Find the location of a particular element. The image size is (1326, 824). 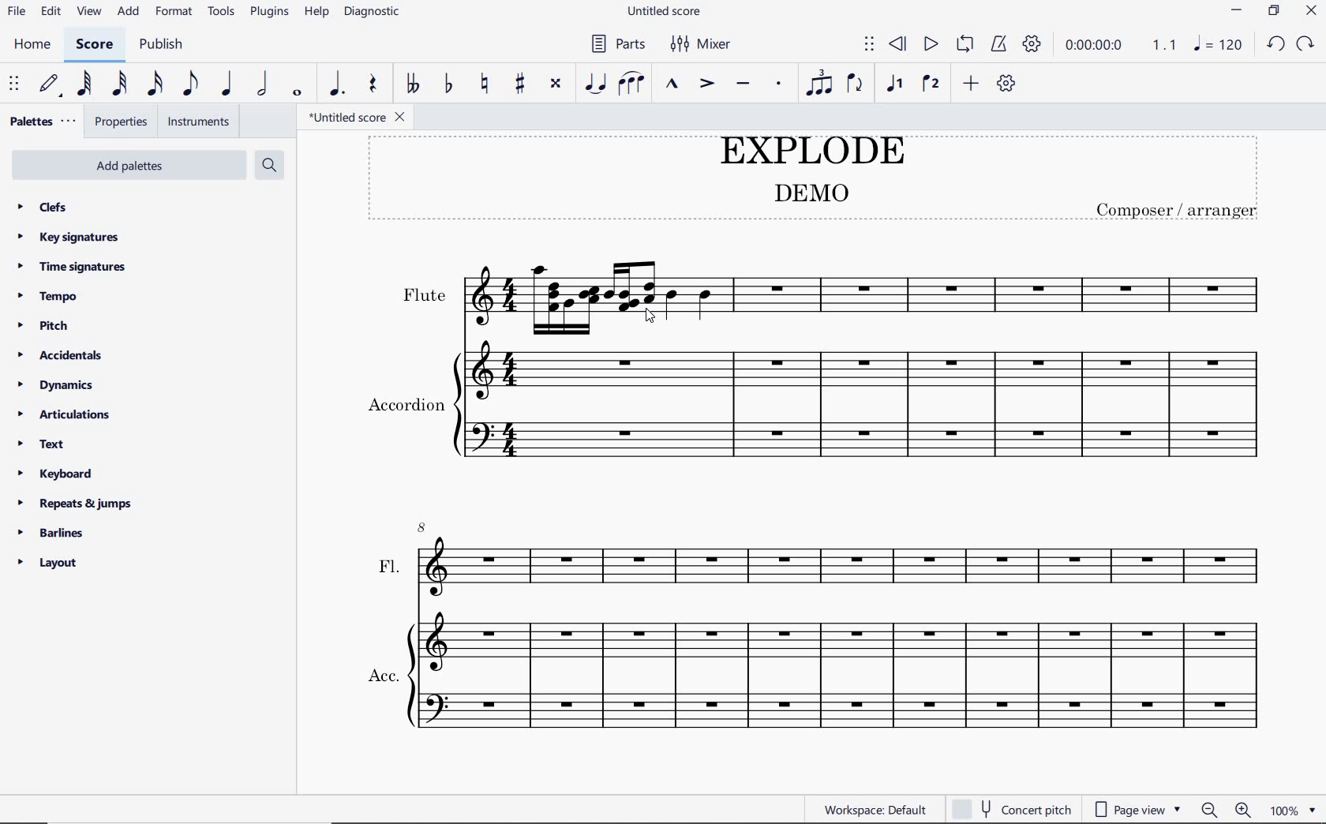

Instrument: Accordion is located at coordinates (822, 406).